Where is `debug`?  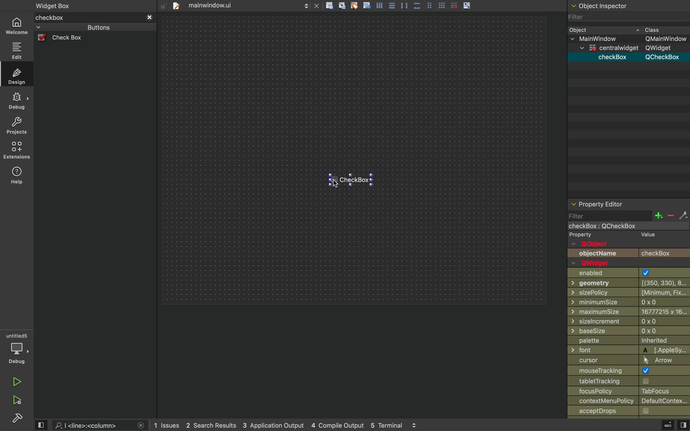 debug is located at coordinates (17, 101).